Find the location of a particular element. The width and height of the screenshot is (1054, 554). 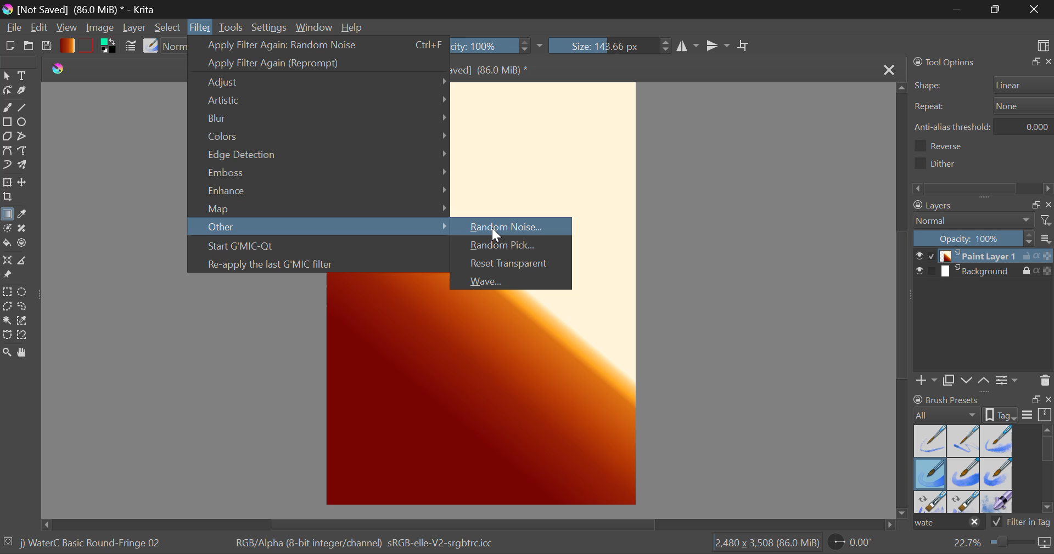

Repeat: is located at coordinates (929, 108).